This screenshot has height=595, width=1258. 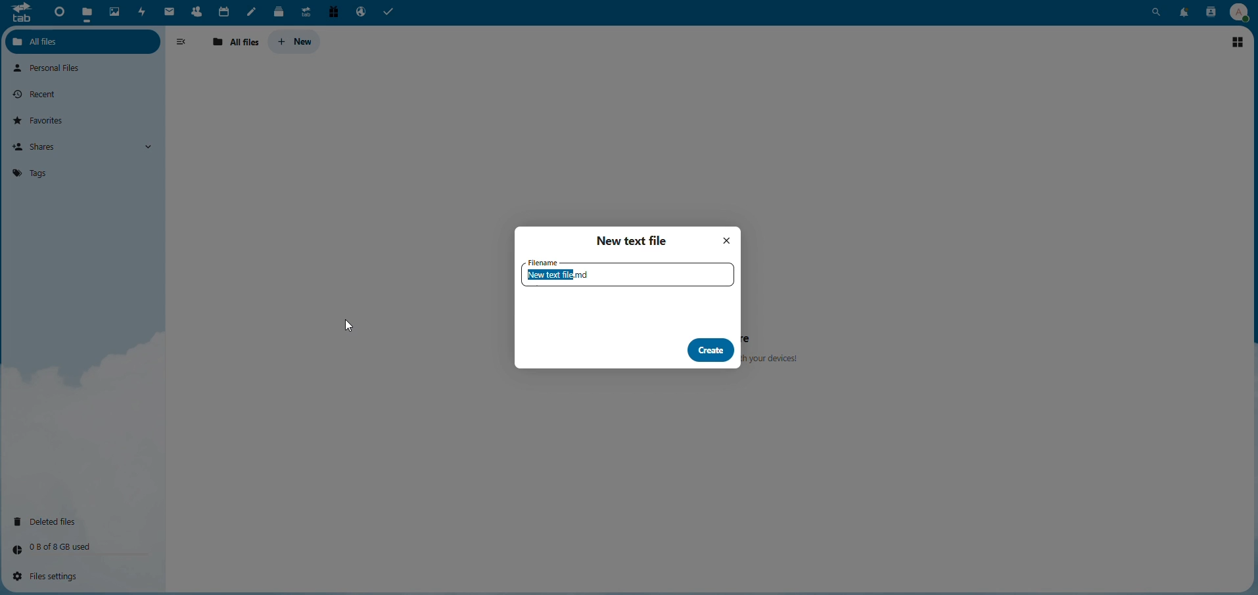 What do you see at coordinates (223, 11) in the screenshot?
I see `Calendar` at bounding box center [223, 11].